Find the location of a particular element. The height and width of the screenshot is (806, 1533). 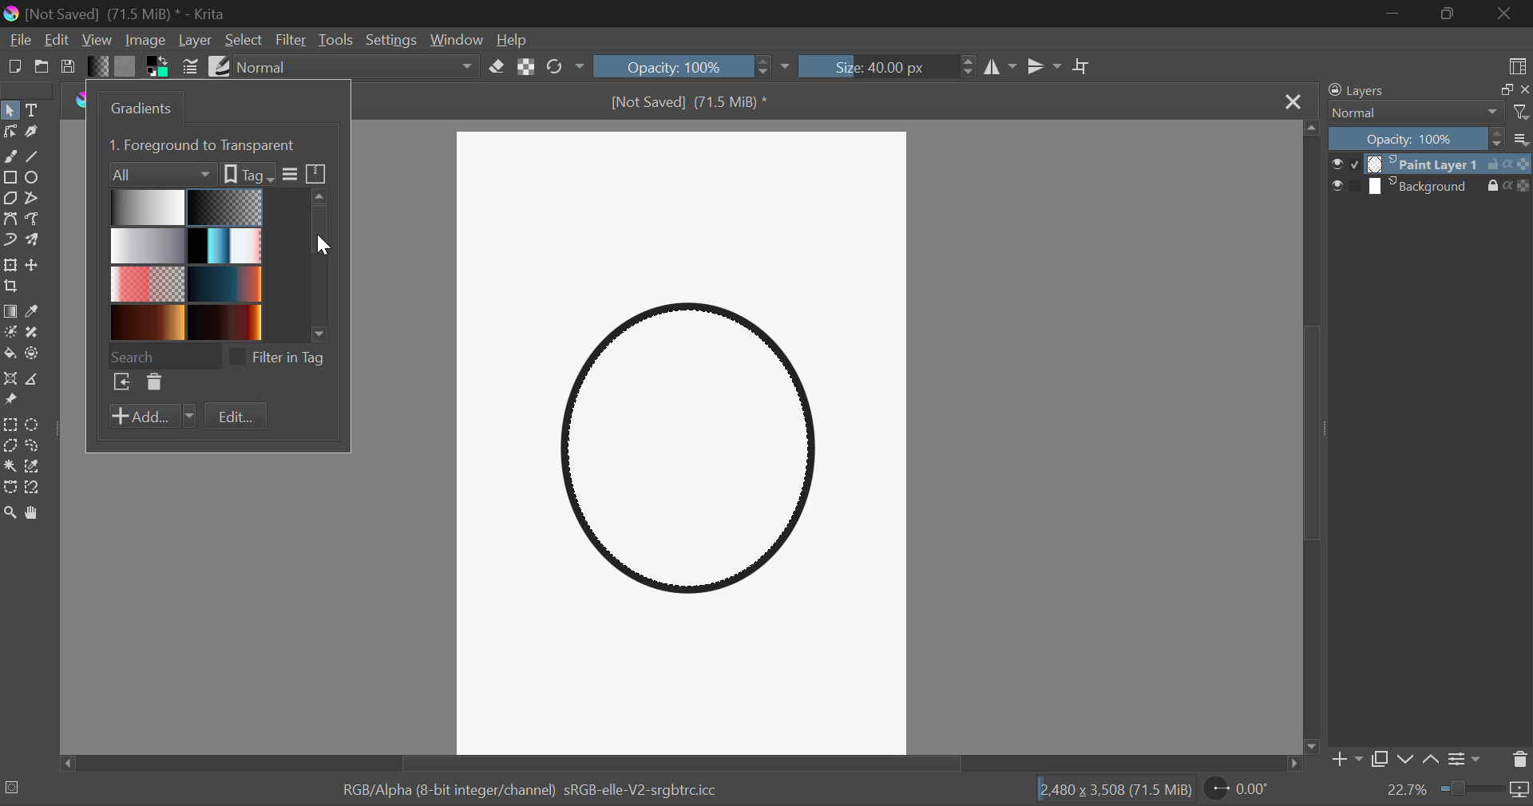

Crop is located at coordinates (1082, 67).